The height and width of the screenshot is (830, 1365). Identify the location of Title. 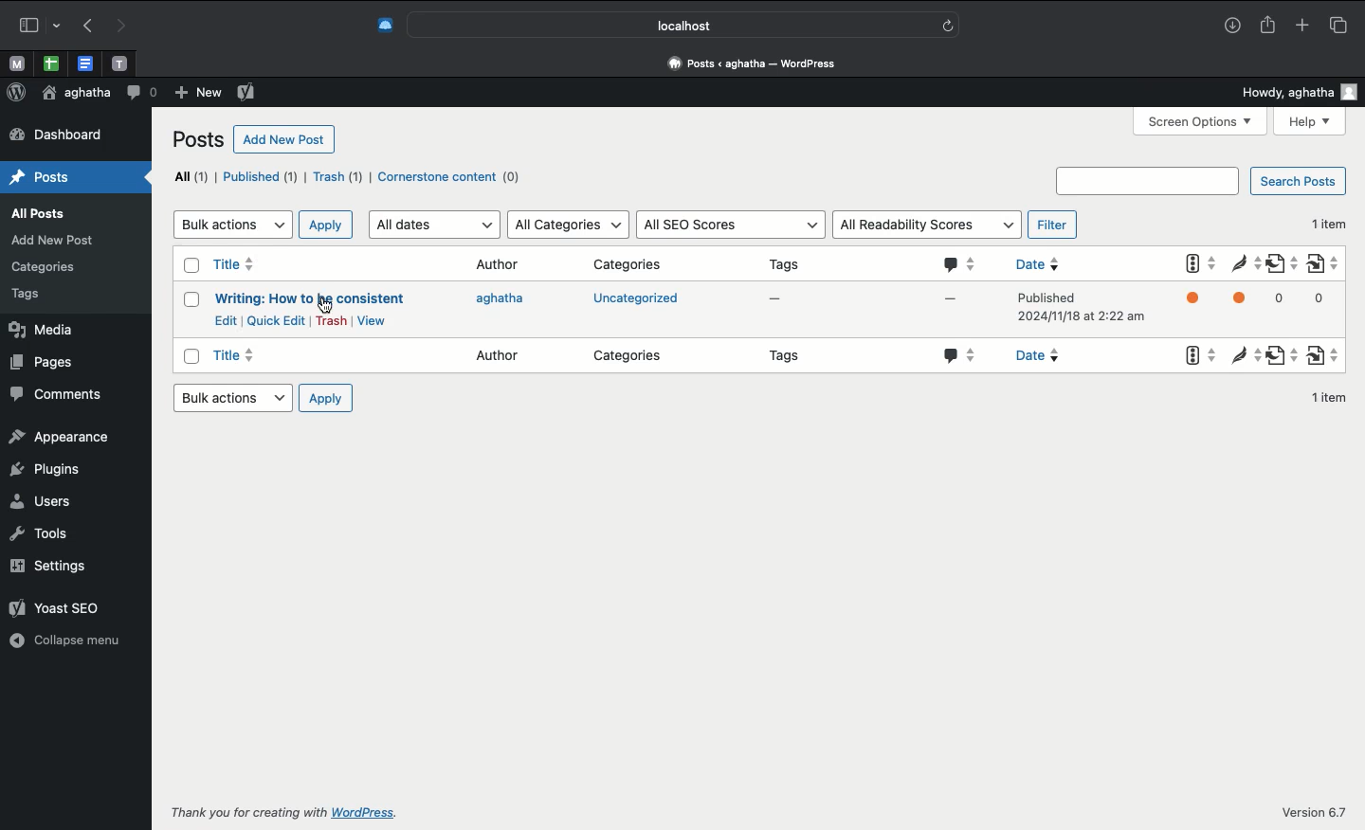
(236, 263).